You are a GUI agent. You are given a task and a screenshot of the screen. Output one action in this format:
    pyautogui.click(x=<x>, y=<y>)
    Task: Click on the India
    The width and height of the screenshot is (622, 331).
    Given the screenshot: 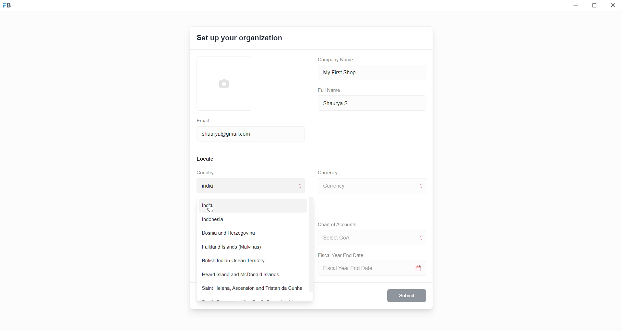 What is the action you would take?
    pyautogui.click(x=248, y=205)
    